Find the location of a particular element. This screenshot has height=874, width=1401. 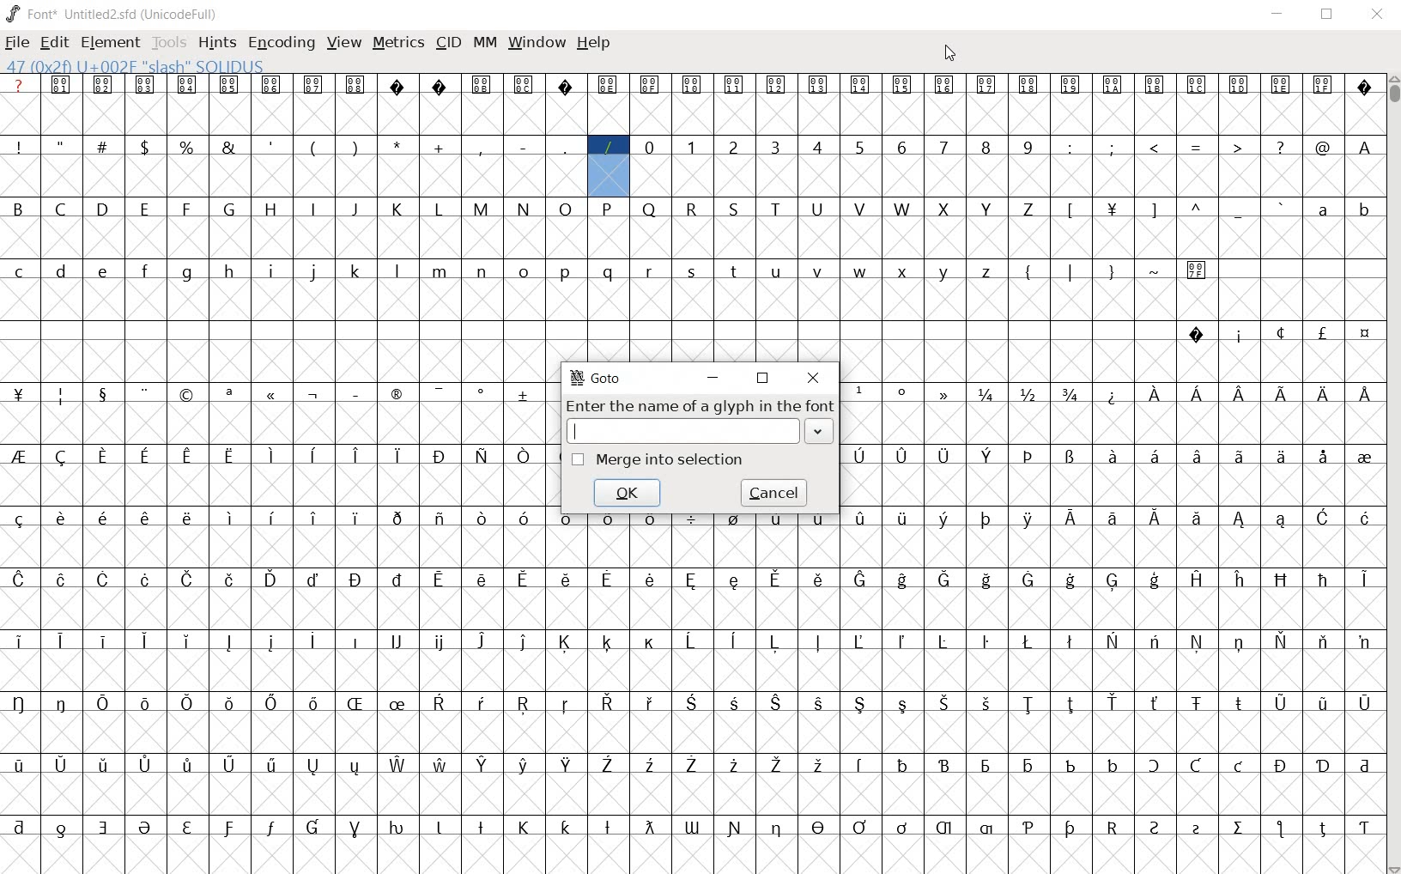

glyph is located at coordinates (608, 828).